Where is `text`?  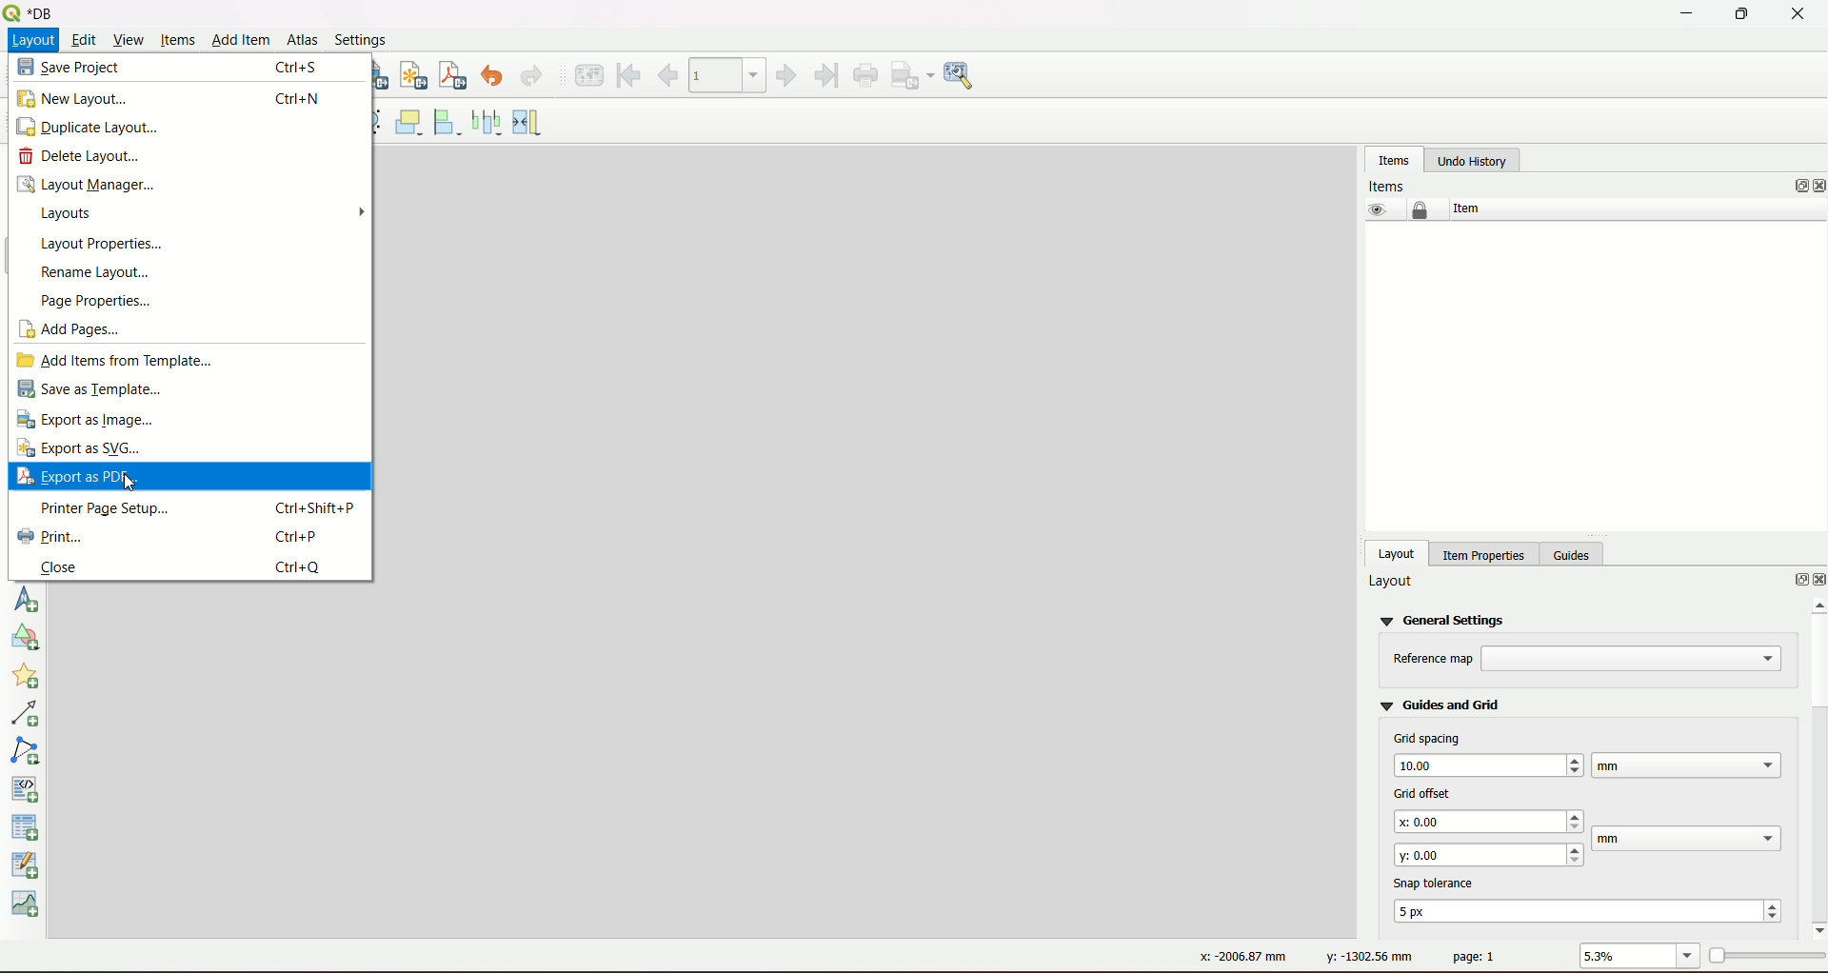
text is located at coordinates (1433, 659).